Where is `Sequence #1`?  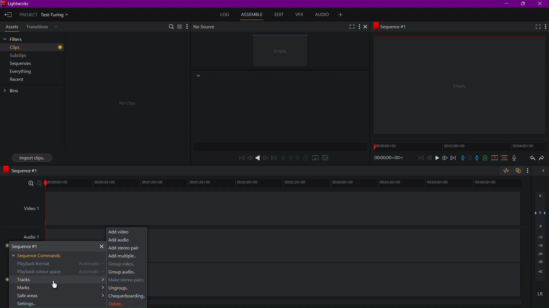 Sequence #1 is located at coordinates (23, 170).